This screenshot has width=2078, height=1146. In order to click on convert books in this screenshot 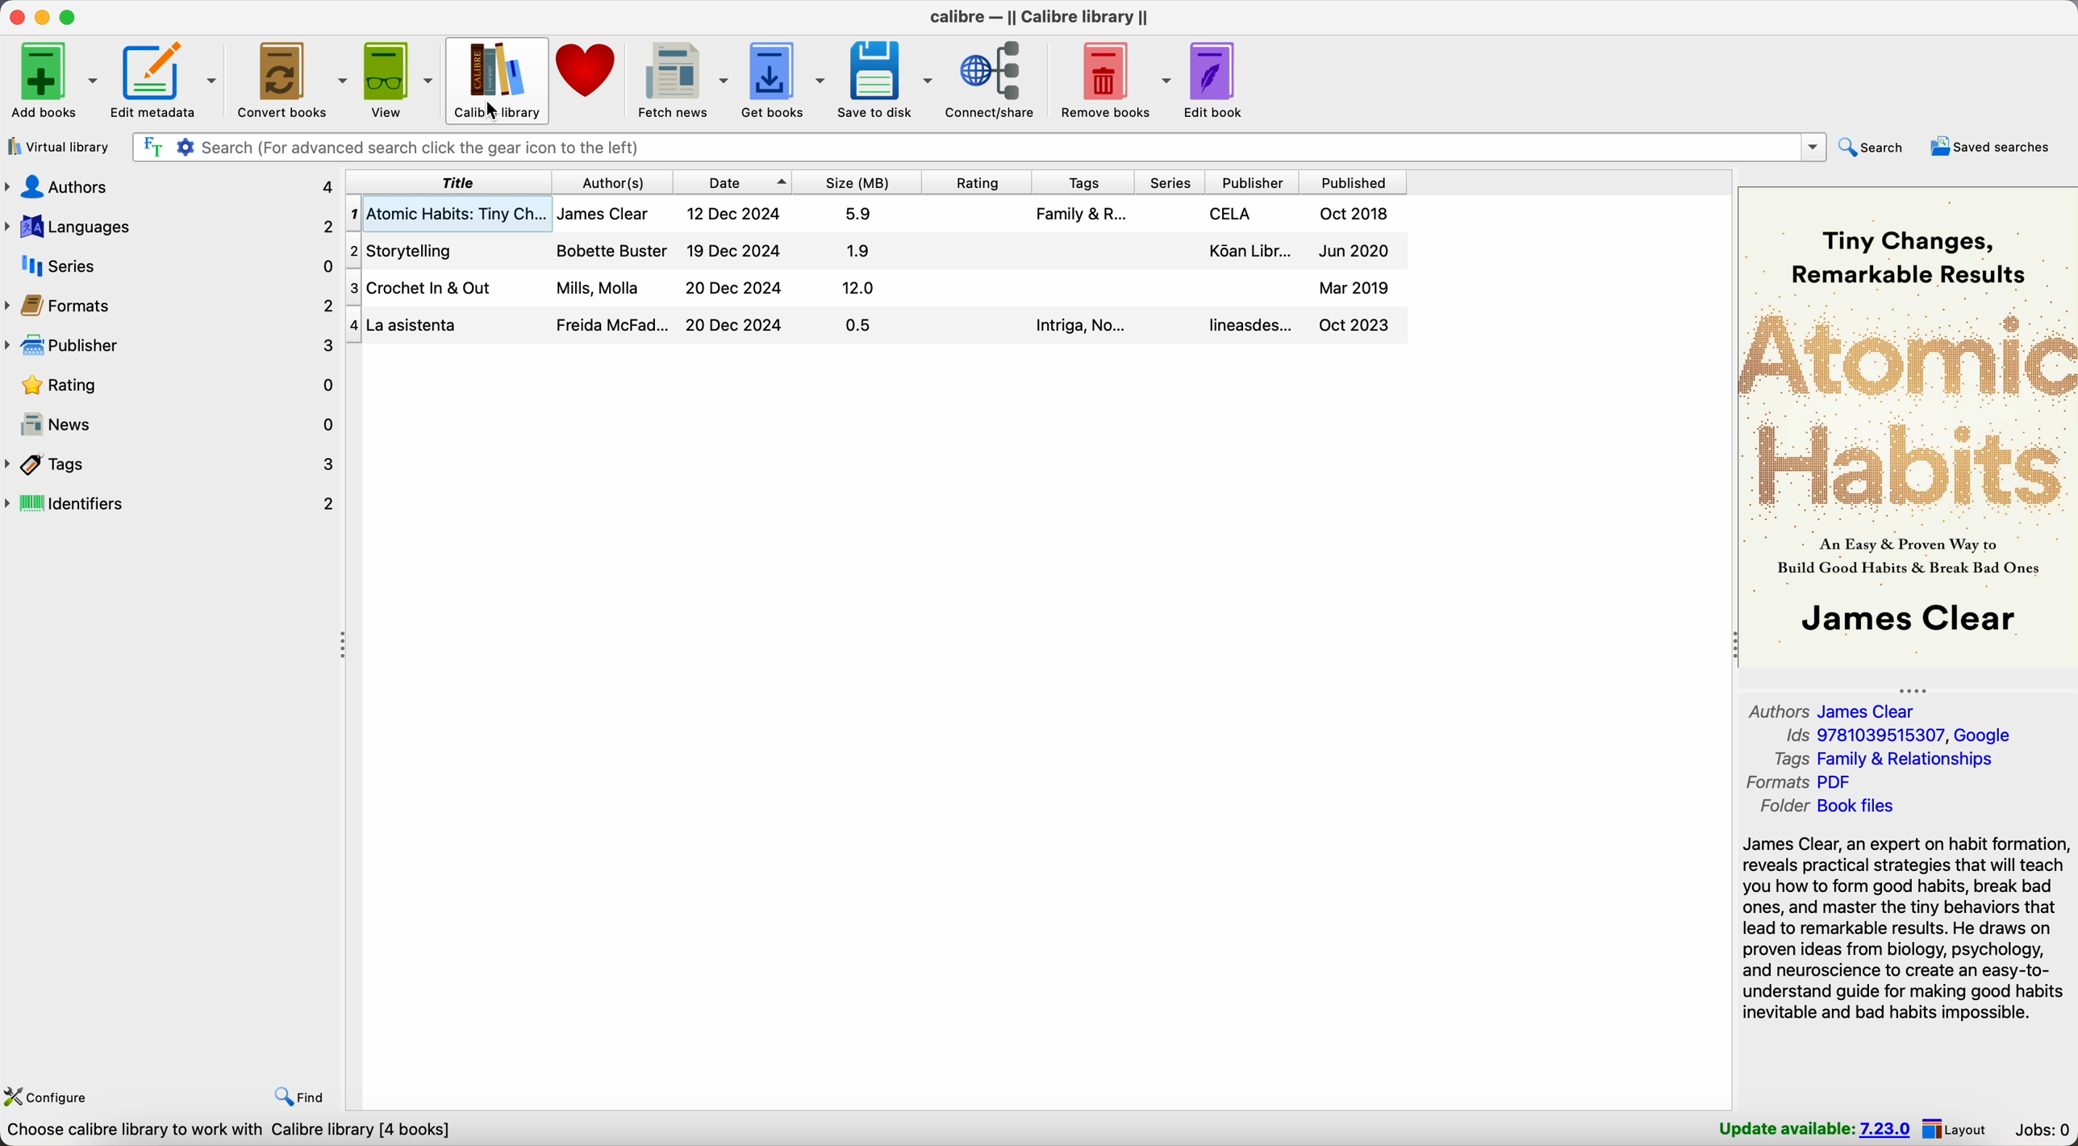, I will do `click(292, 79)`.